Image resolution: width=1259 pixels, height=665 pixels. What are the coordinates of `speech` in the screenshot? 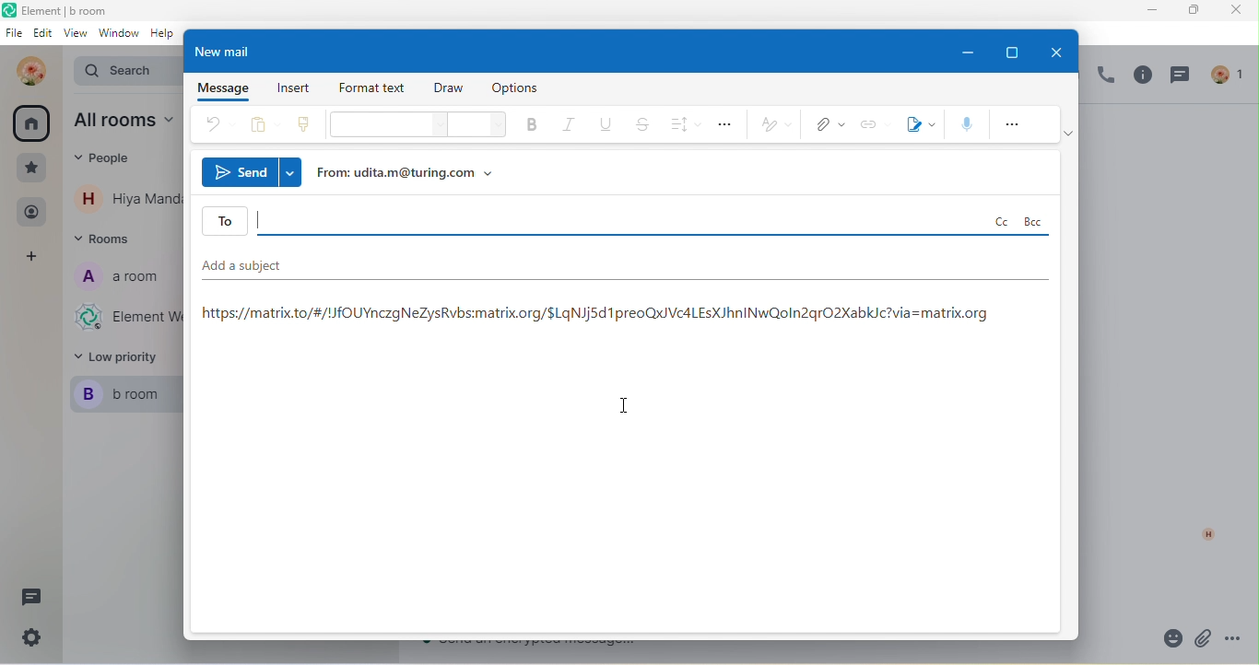 It's located at (964, 124).